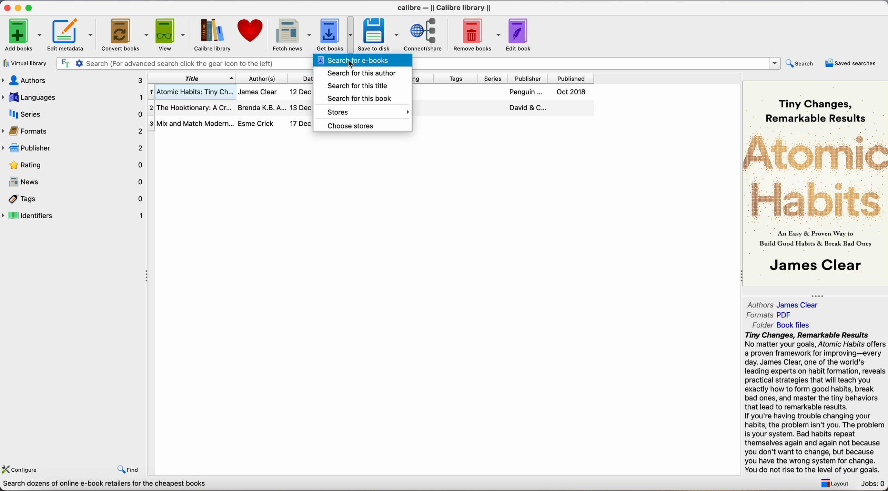 The width and height of the screenshot is (888, 491). Describe the element at coordinates (191, 92) in the screenshot. I see `Atomic Habits: Tiny Ch...` at that location.